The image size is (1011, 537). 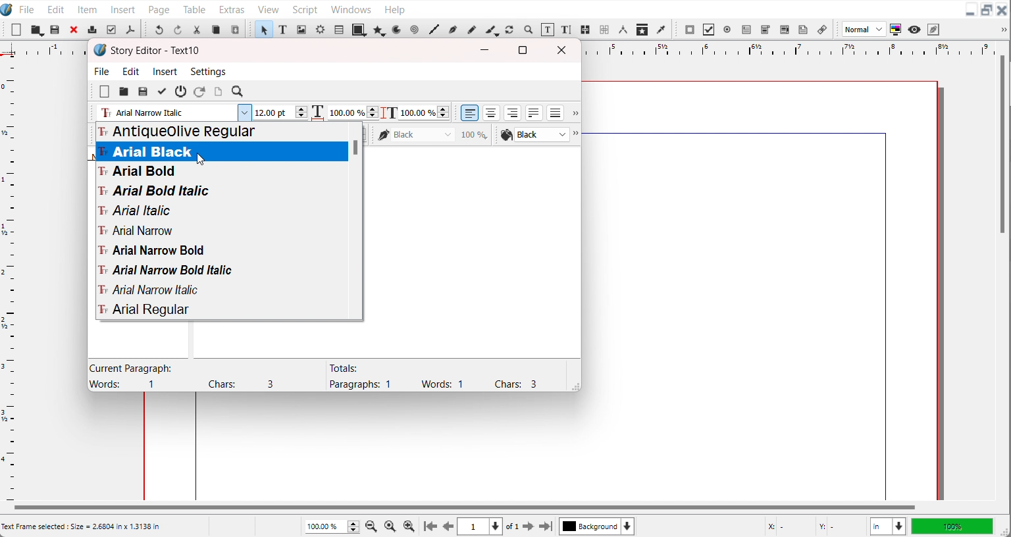 What do you see at coordinates (803, 30) in the screenshot?
I see `Text Annotation` at bounding box center [803, 30].